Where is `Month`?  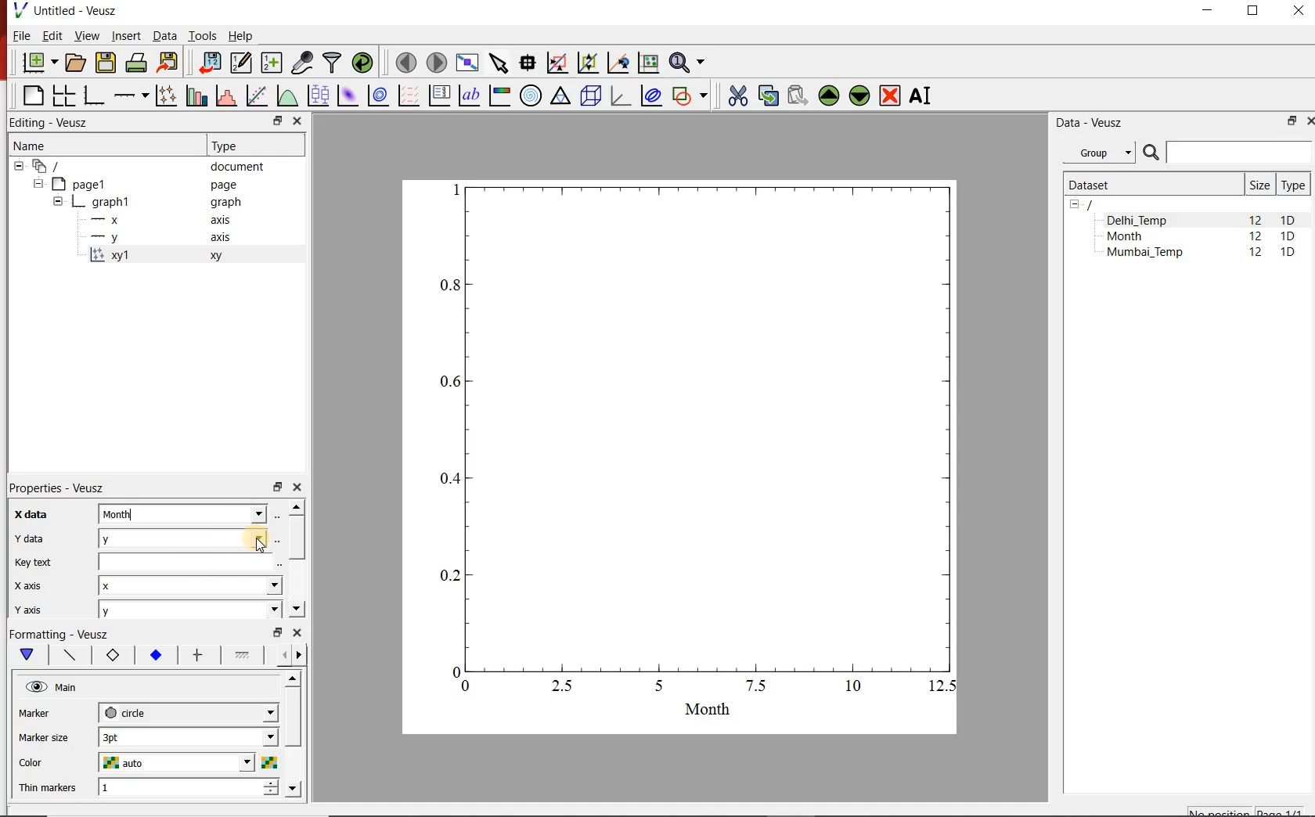 Month is located at coordinates (1136, 236).